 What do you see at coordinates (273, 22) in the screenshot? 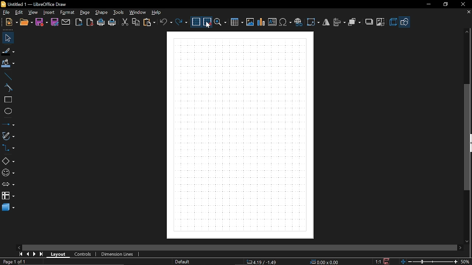
I see ` text` at bounding box center [273, 22].